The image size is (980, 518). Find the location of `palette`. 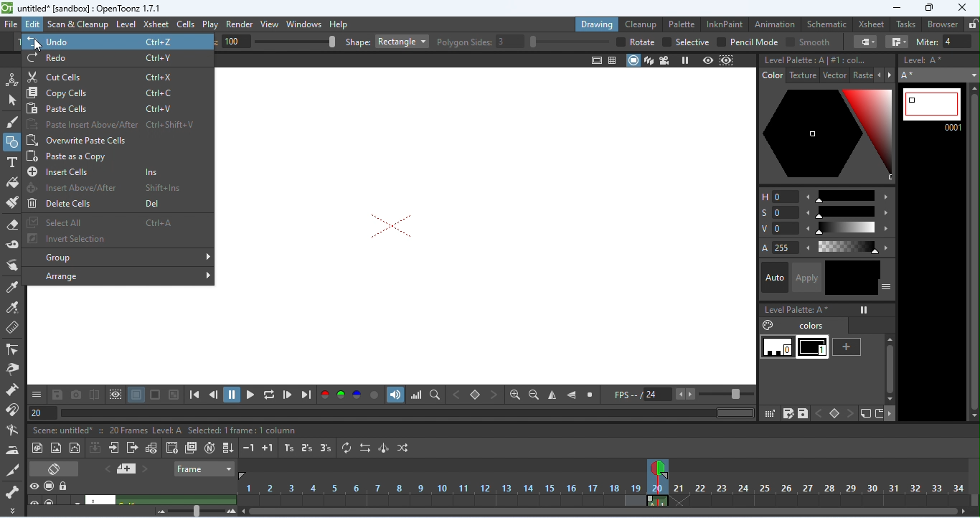

palette is located at coordinates (680, 24).